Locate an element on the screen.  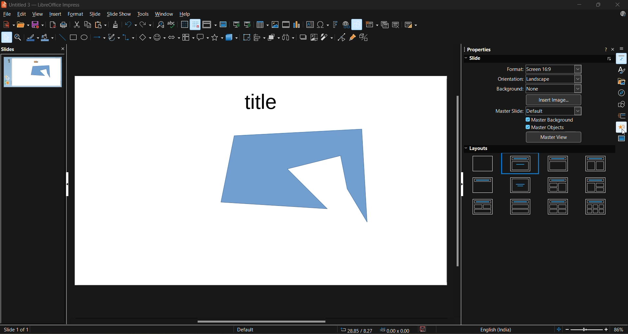
print is located at coordinates (66, 25).